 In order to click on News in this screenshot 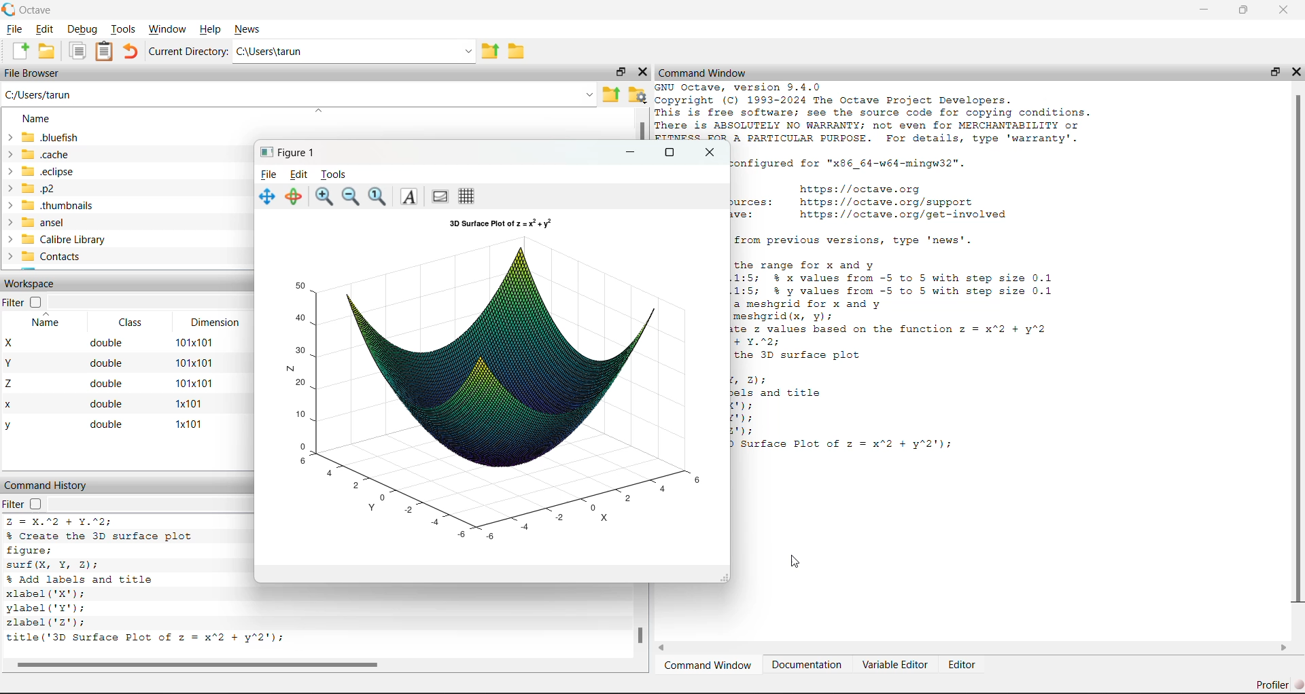, I will do `click(250, 31)`.